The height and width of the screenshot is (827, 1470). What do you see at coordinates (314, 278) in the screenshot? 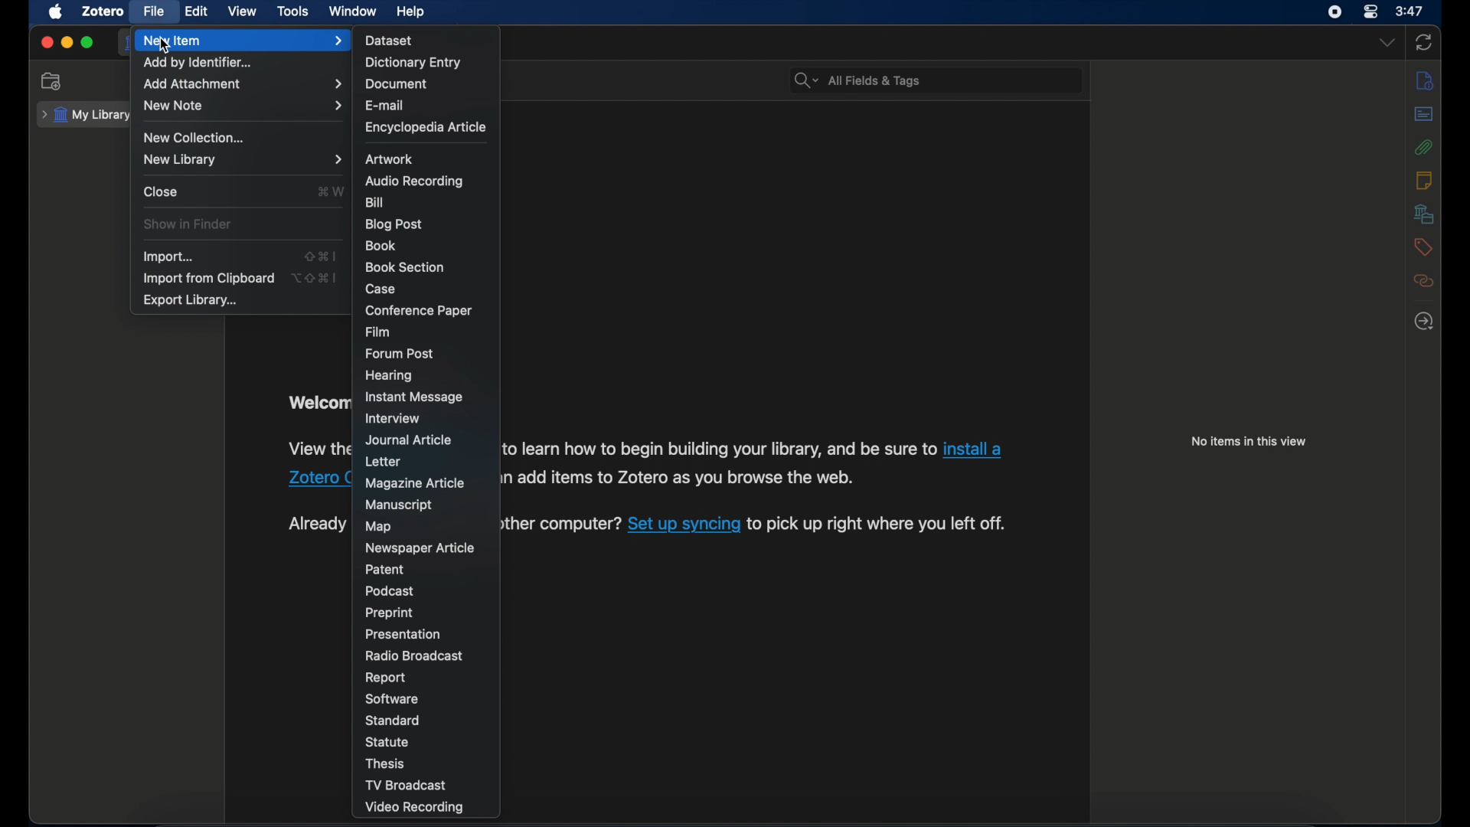
I see `shortcut` at bounding box center [314, 278].